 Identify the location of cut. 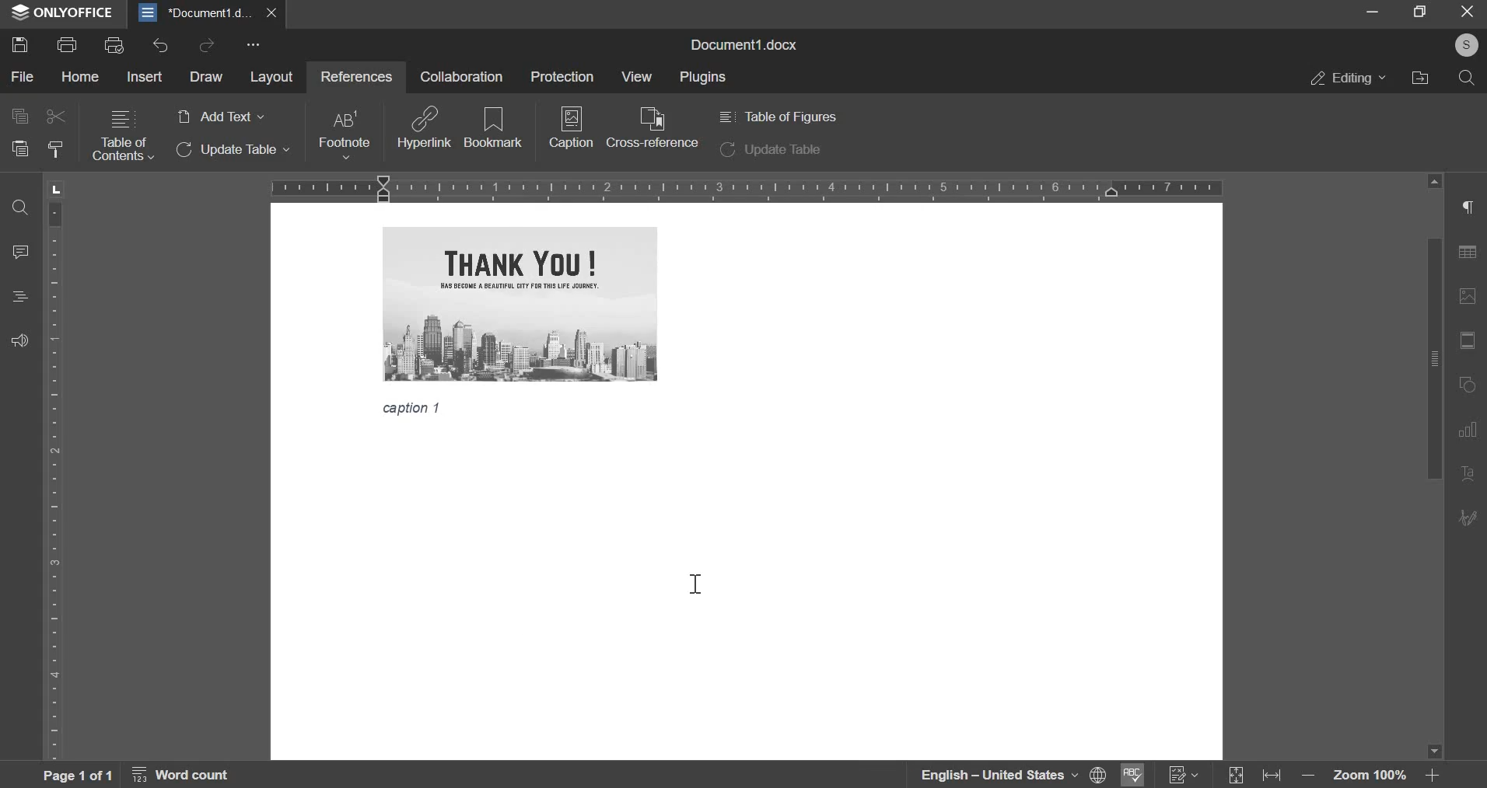
(57, 117).